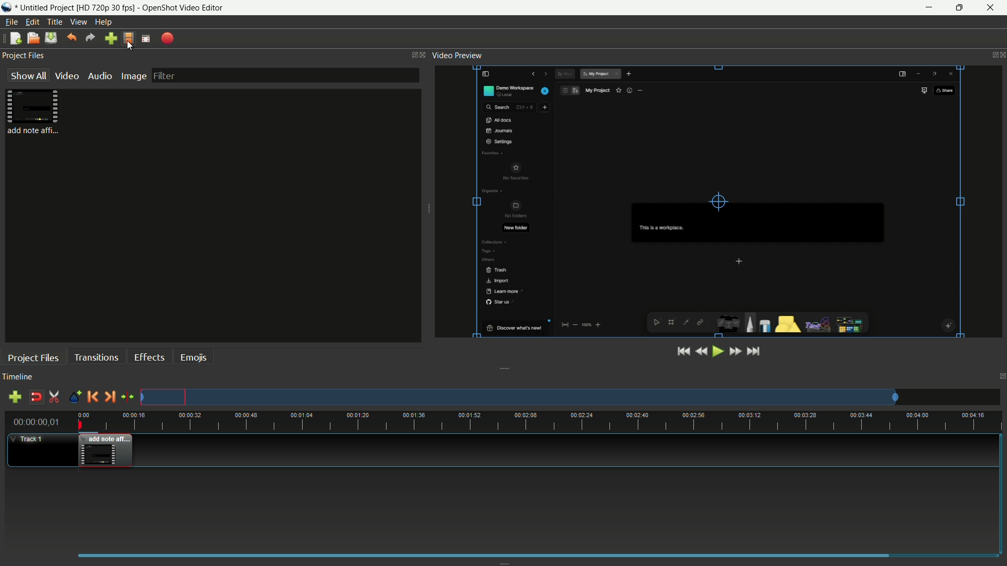 This screenshot has height=566, width=1007. I want to click on undo, so click(72, 38).